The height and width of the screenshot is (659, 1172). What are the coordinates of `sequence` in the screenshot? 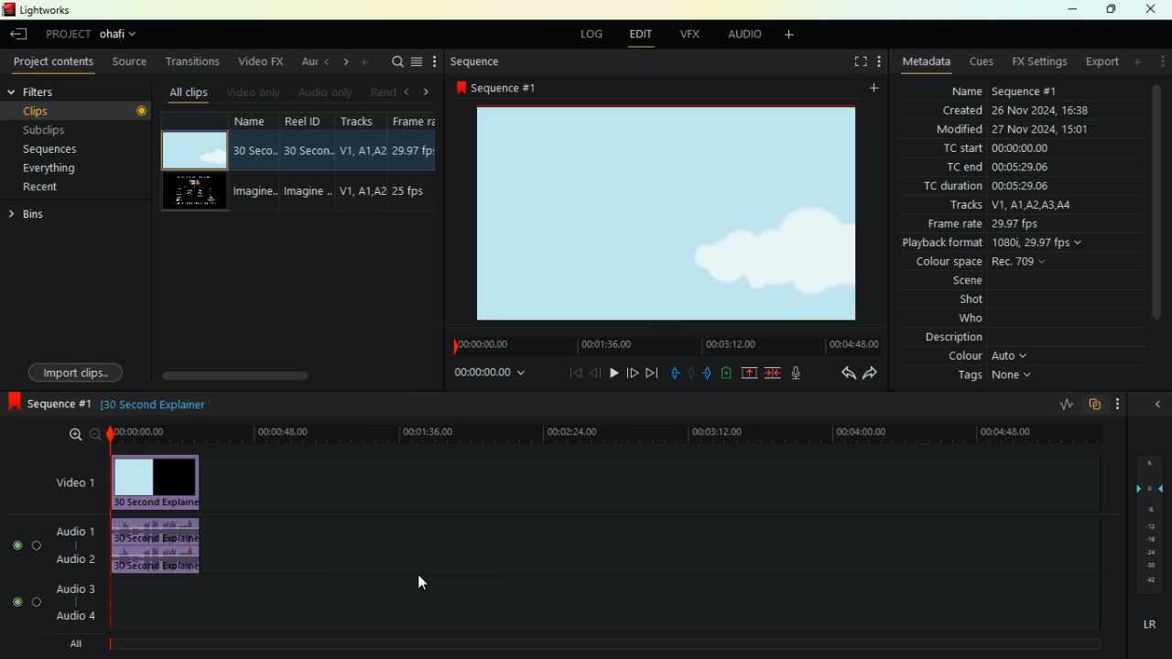 It's located at (475, 63).